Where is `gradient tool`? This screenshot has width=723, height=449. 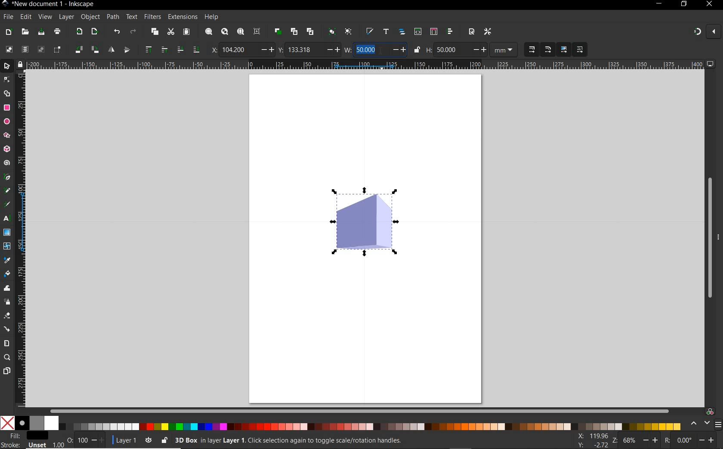
gradient tool is located at coordinates (7, 232).